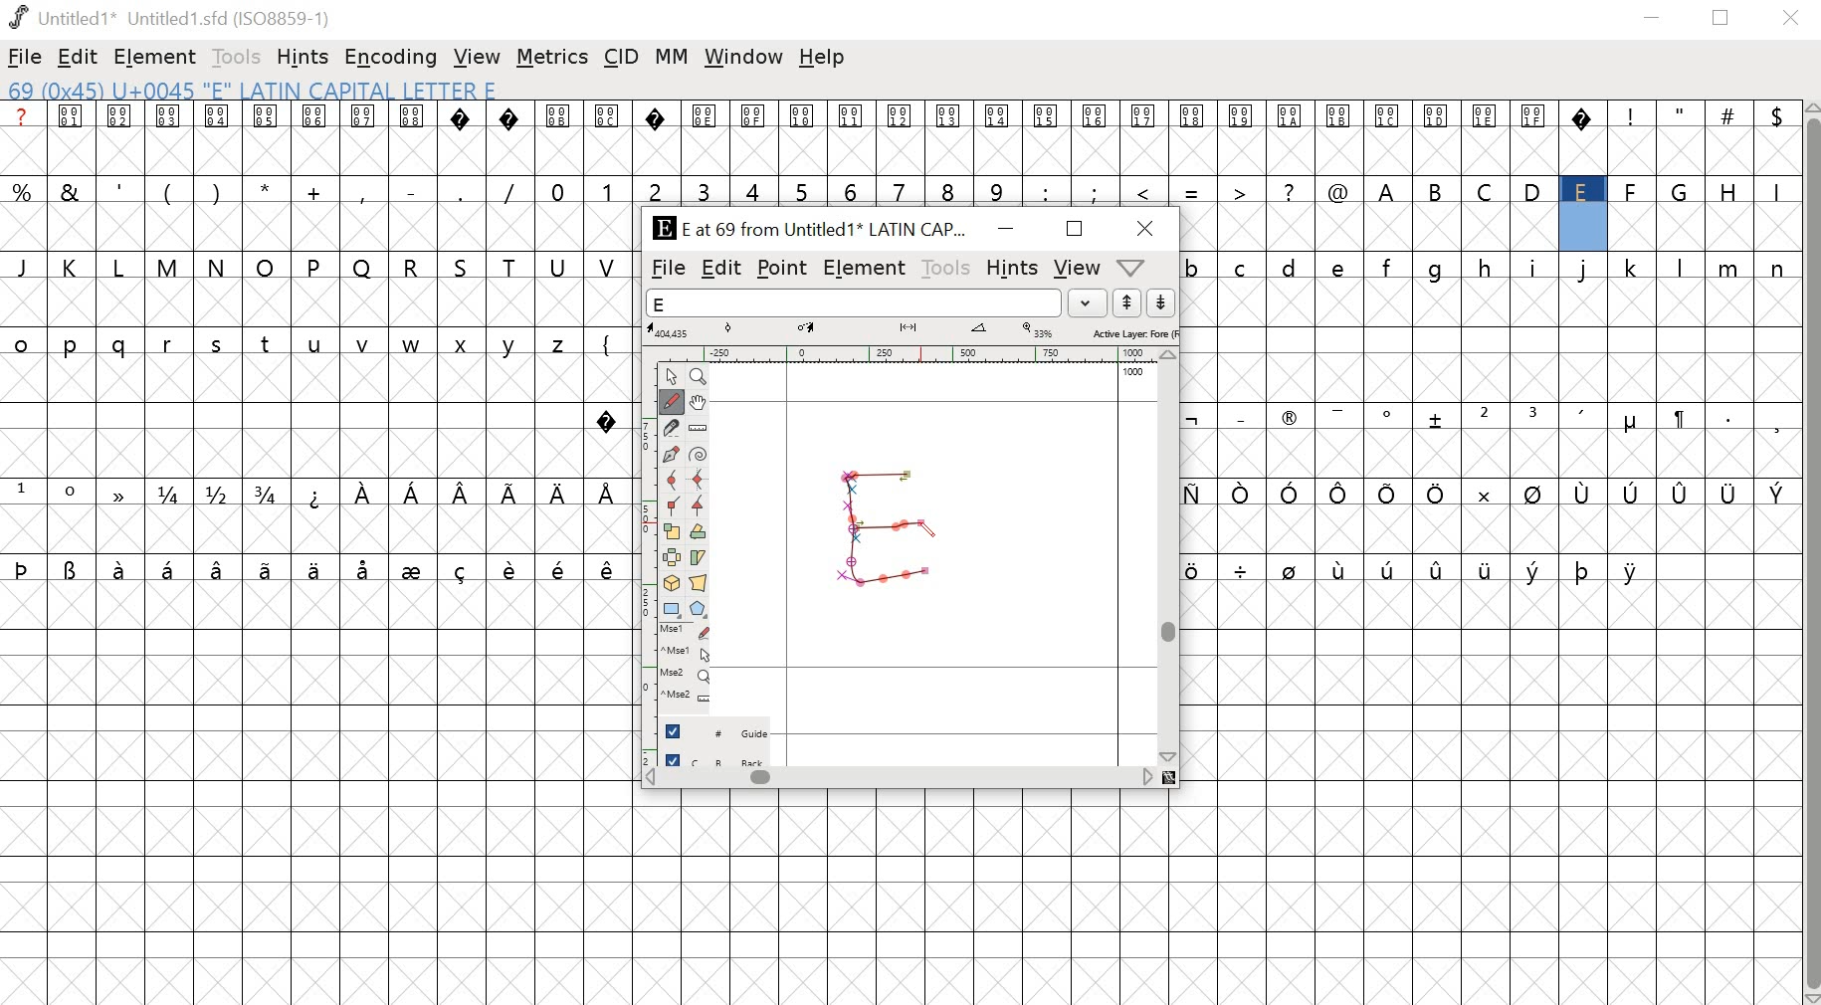  What do you see at coordinates (685, 192) in the screenshot?
I see `symbols and numbers` at bounding box center [685, 192].